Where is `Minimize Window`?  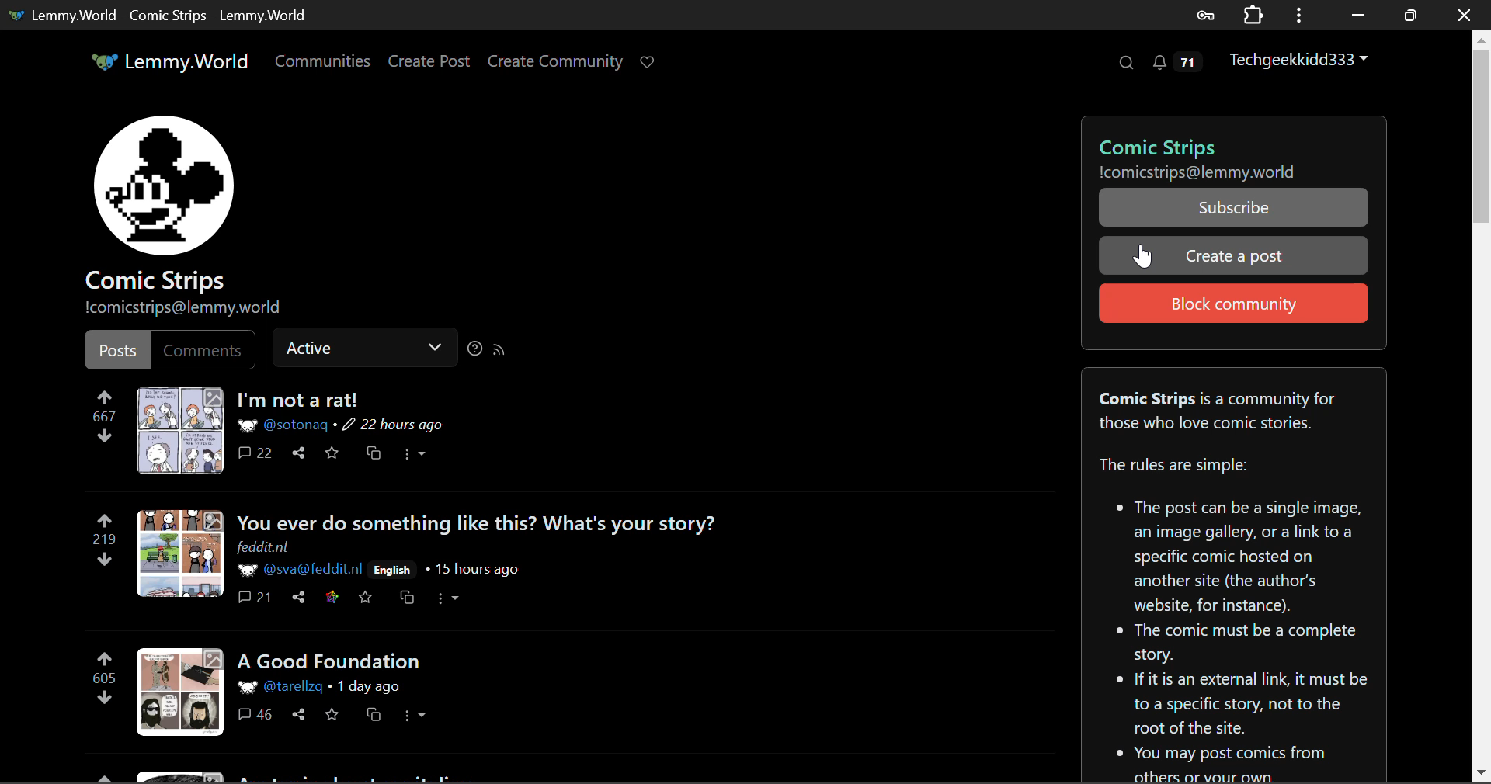 Minimize Window is located at coordinates (1410, 13).